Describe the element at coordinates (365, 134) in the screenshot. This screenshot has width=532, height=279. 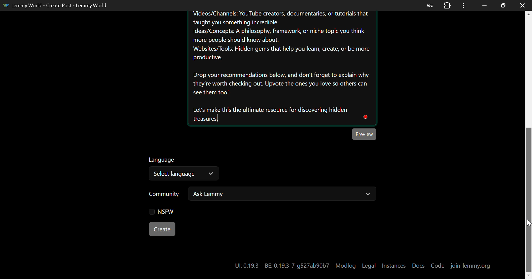
I see `Preview` at that location.